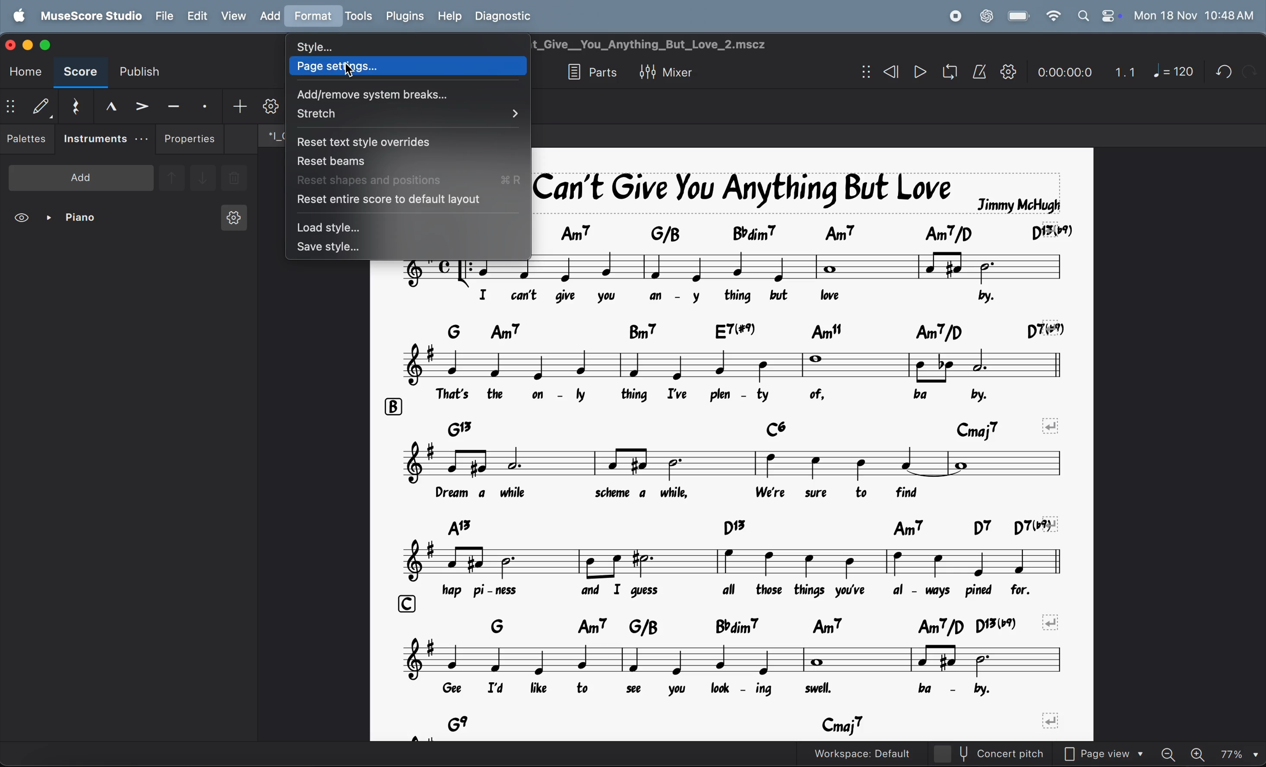 This screenshot has width=1266, height=767. I want to click on time frame, so click(1062, 69).